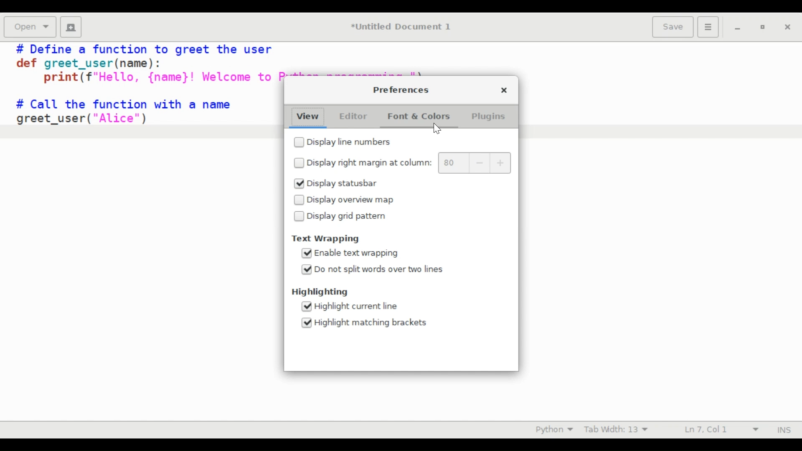  What do you see at coordinates (401, 90) in the screenshot?
I see `Preferences` at bounding box center [401, 90].